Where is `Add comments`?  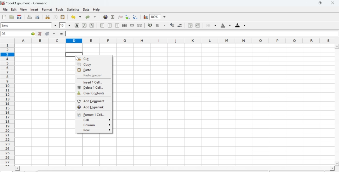 Add comments is located at coordinates (93, 101).